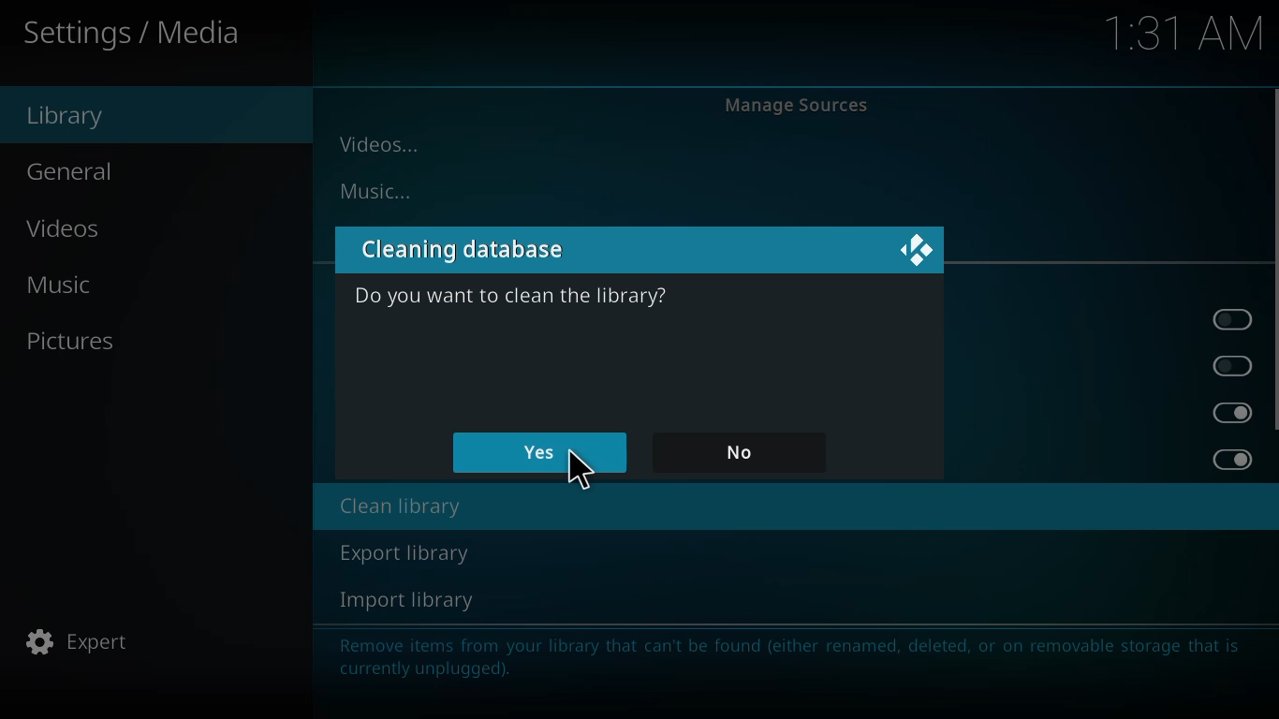 Image resolution: width=1279 pixels, height=719 pixels. I want to click on General, so click(79, 172).